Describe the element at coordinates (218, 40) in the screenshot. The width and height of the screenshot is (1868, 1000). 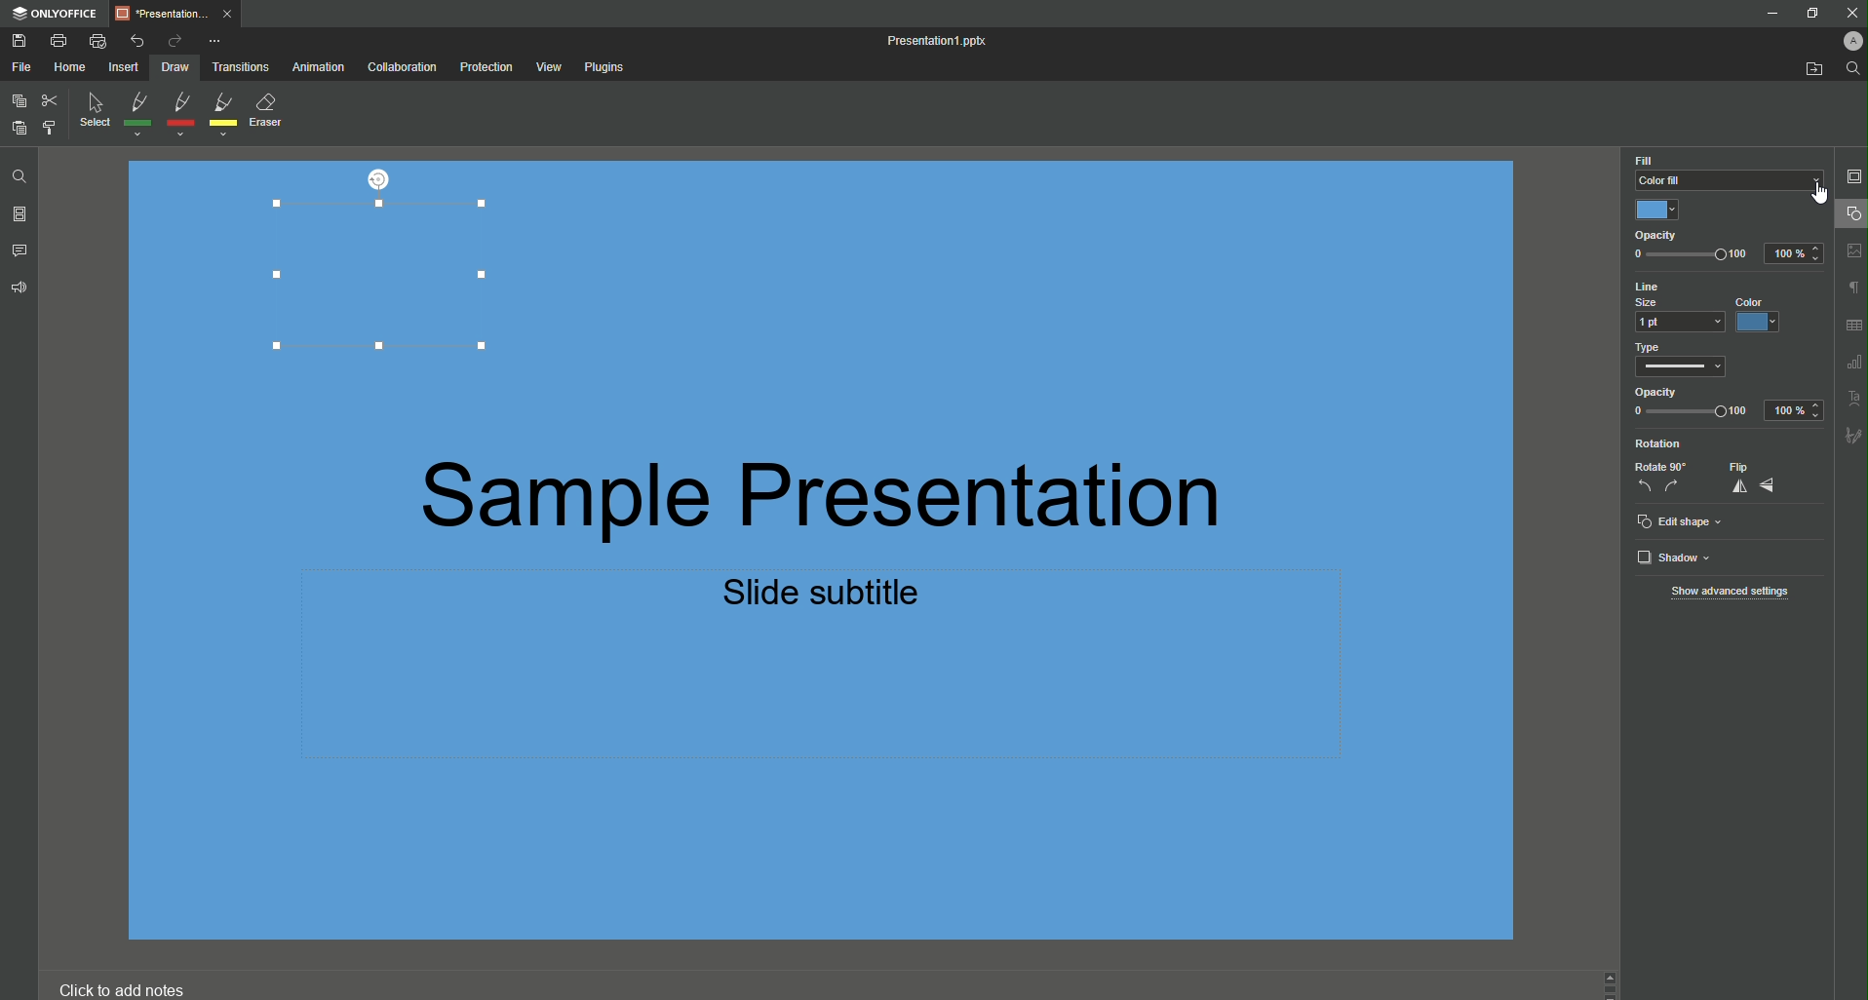
I see `More Options` at that location.